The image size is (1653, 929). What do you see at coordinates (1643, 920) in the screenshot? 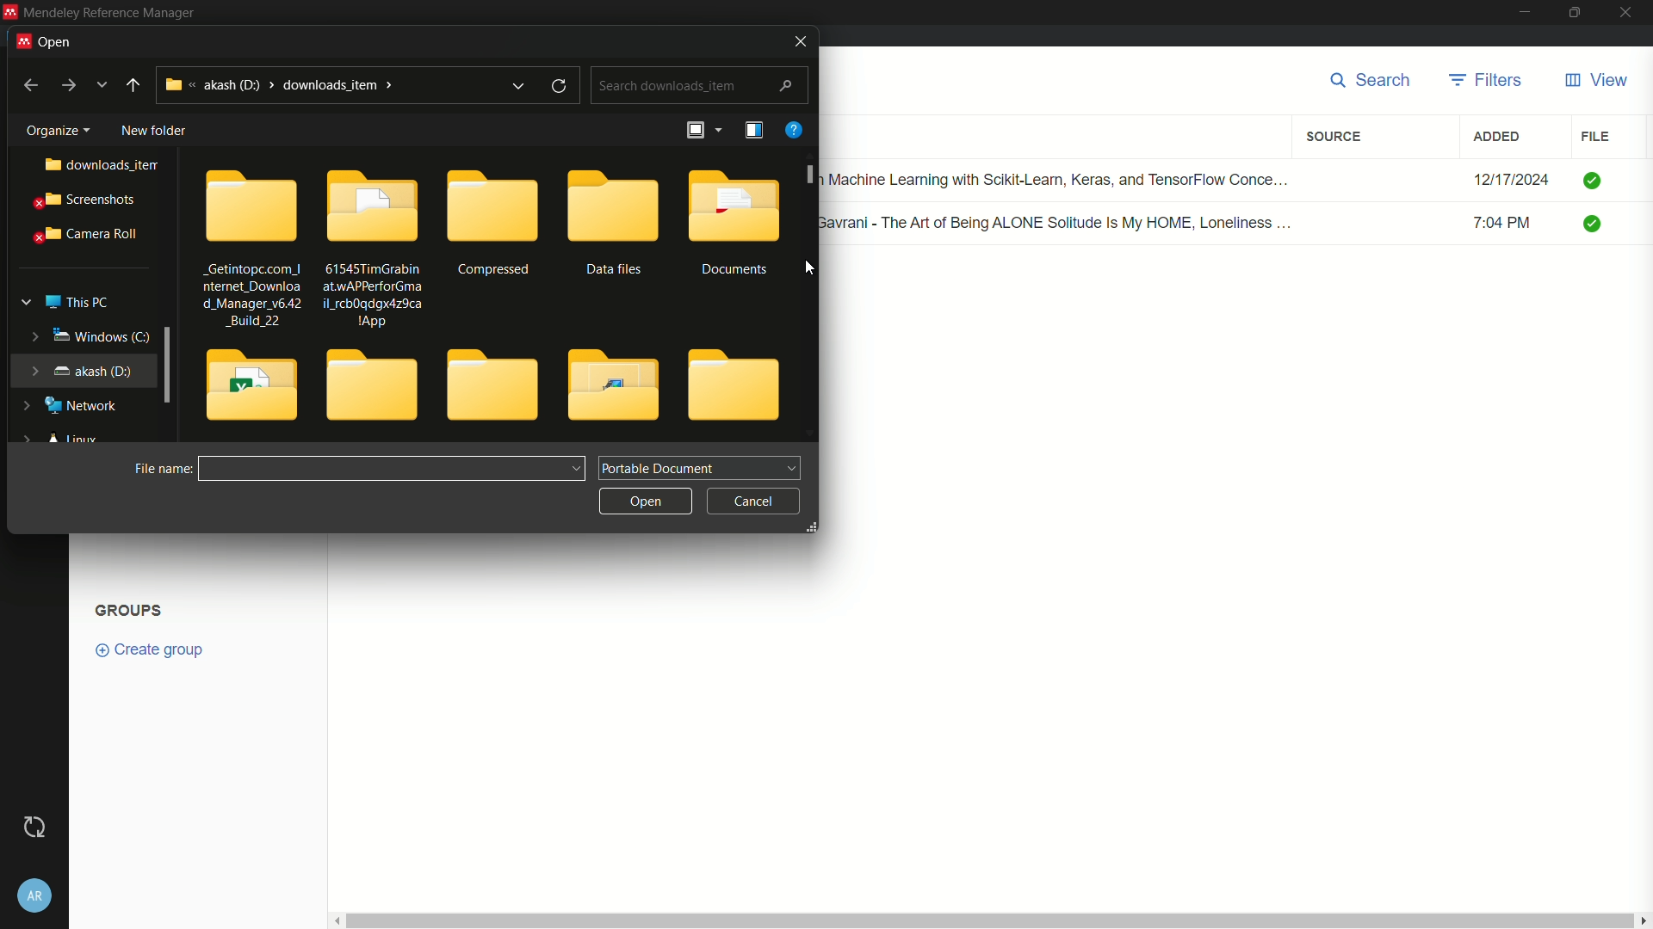
I see `scroll right` at bounding box center [1643, 920].